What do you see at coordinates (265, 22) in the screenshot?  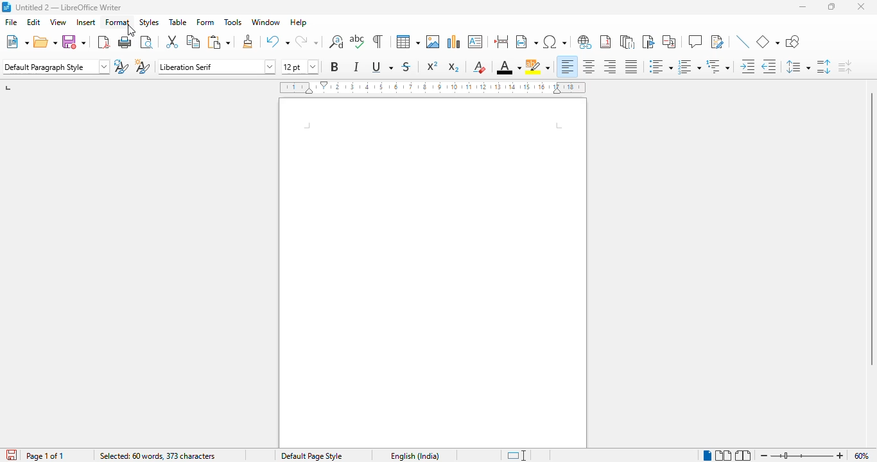 I see `window` at bounding box center [265, 22].